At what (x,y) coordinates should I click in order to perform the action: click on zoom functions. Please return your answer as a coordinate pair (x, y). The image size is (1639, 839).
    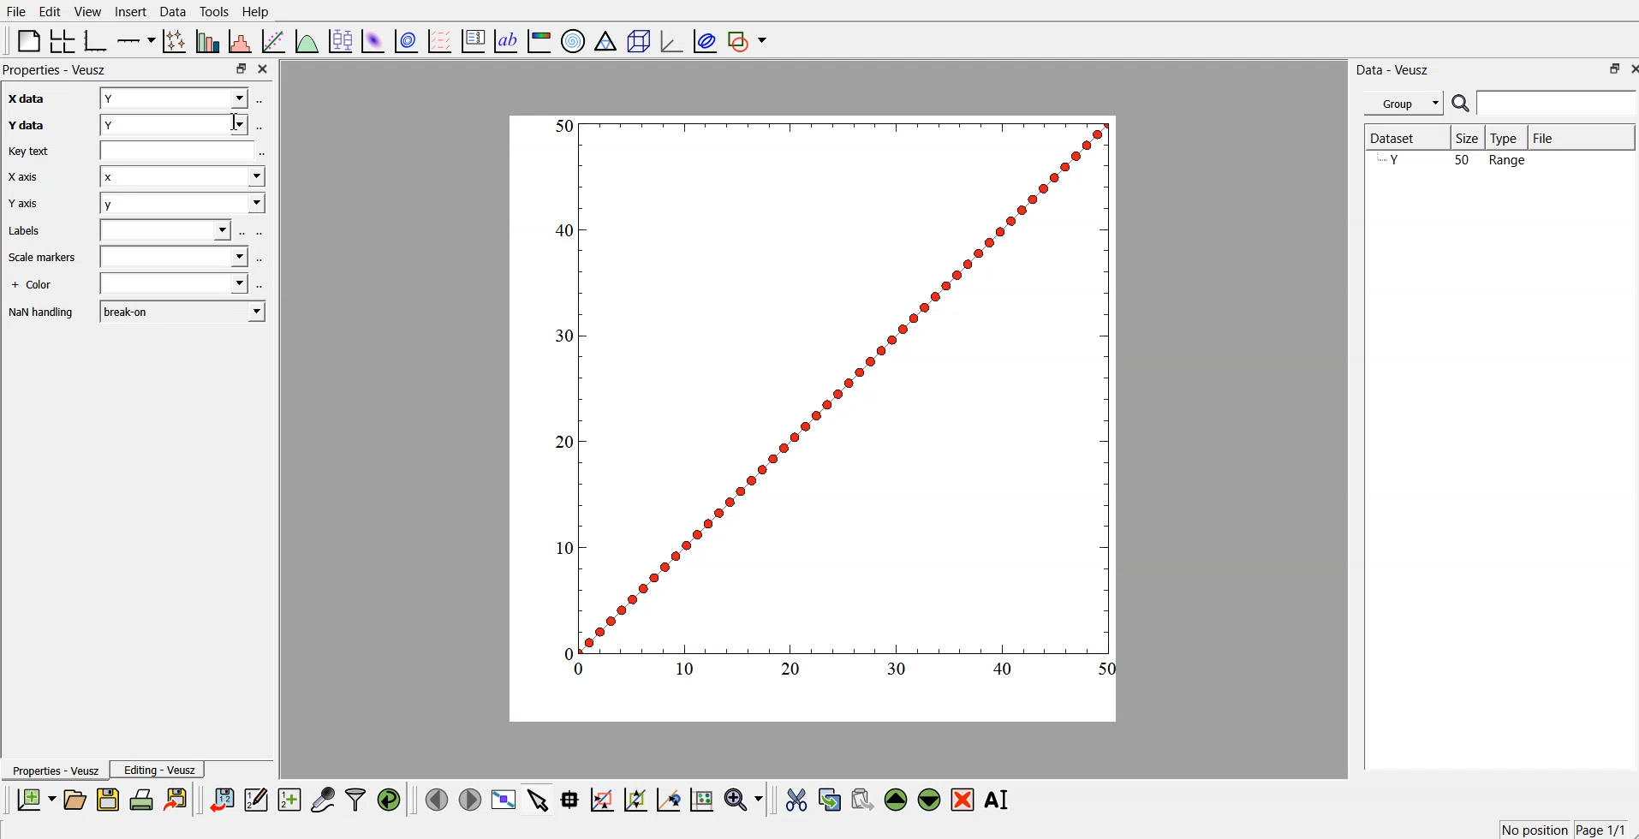
    Looking at the image, I should click on (744, 799).